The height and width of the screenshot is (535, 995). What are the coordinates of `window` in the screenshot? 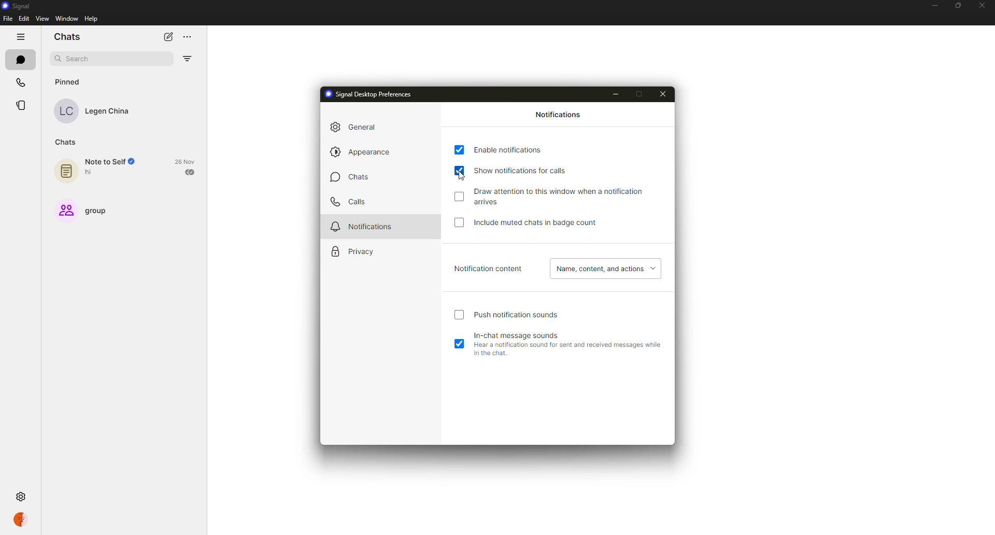 It's located at (65, 19).